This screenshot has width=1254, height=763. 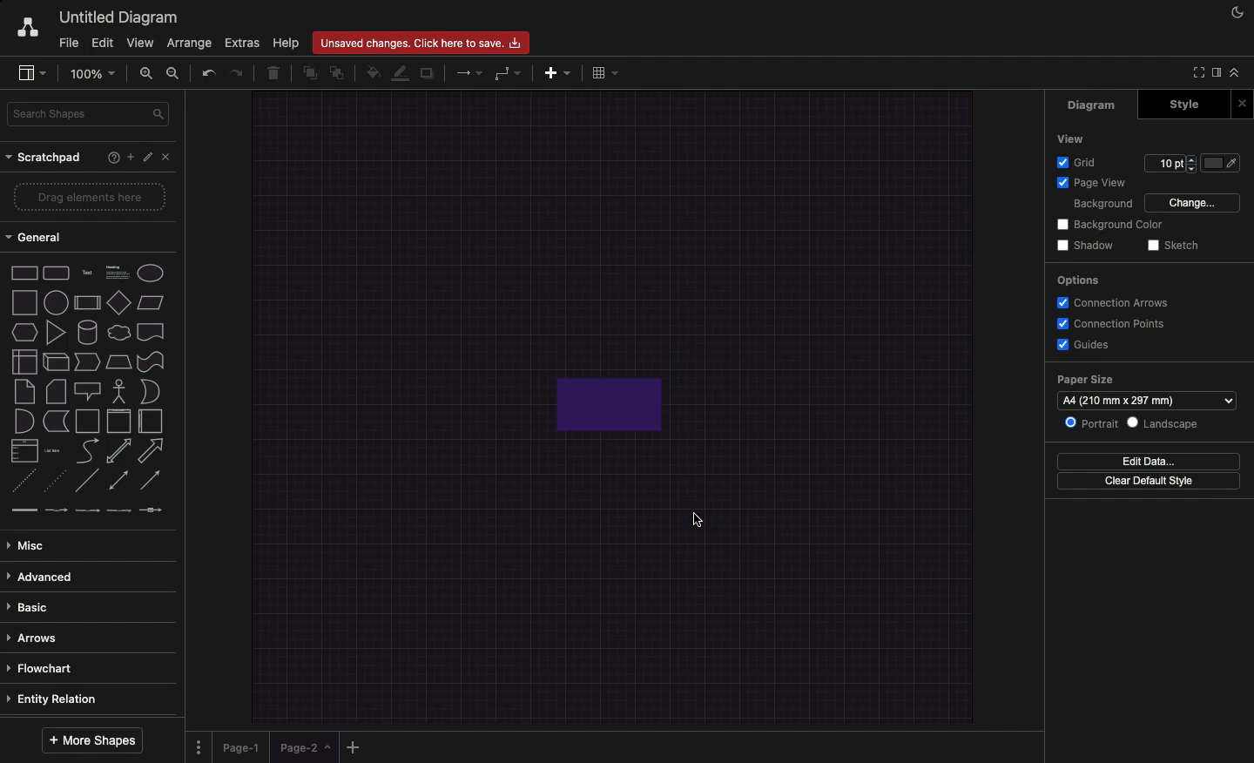 I want to click on rectangle, so click(x=24, y=272).